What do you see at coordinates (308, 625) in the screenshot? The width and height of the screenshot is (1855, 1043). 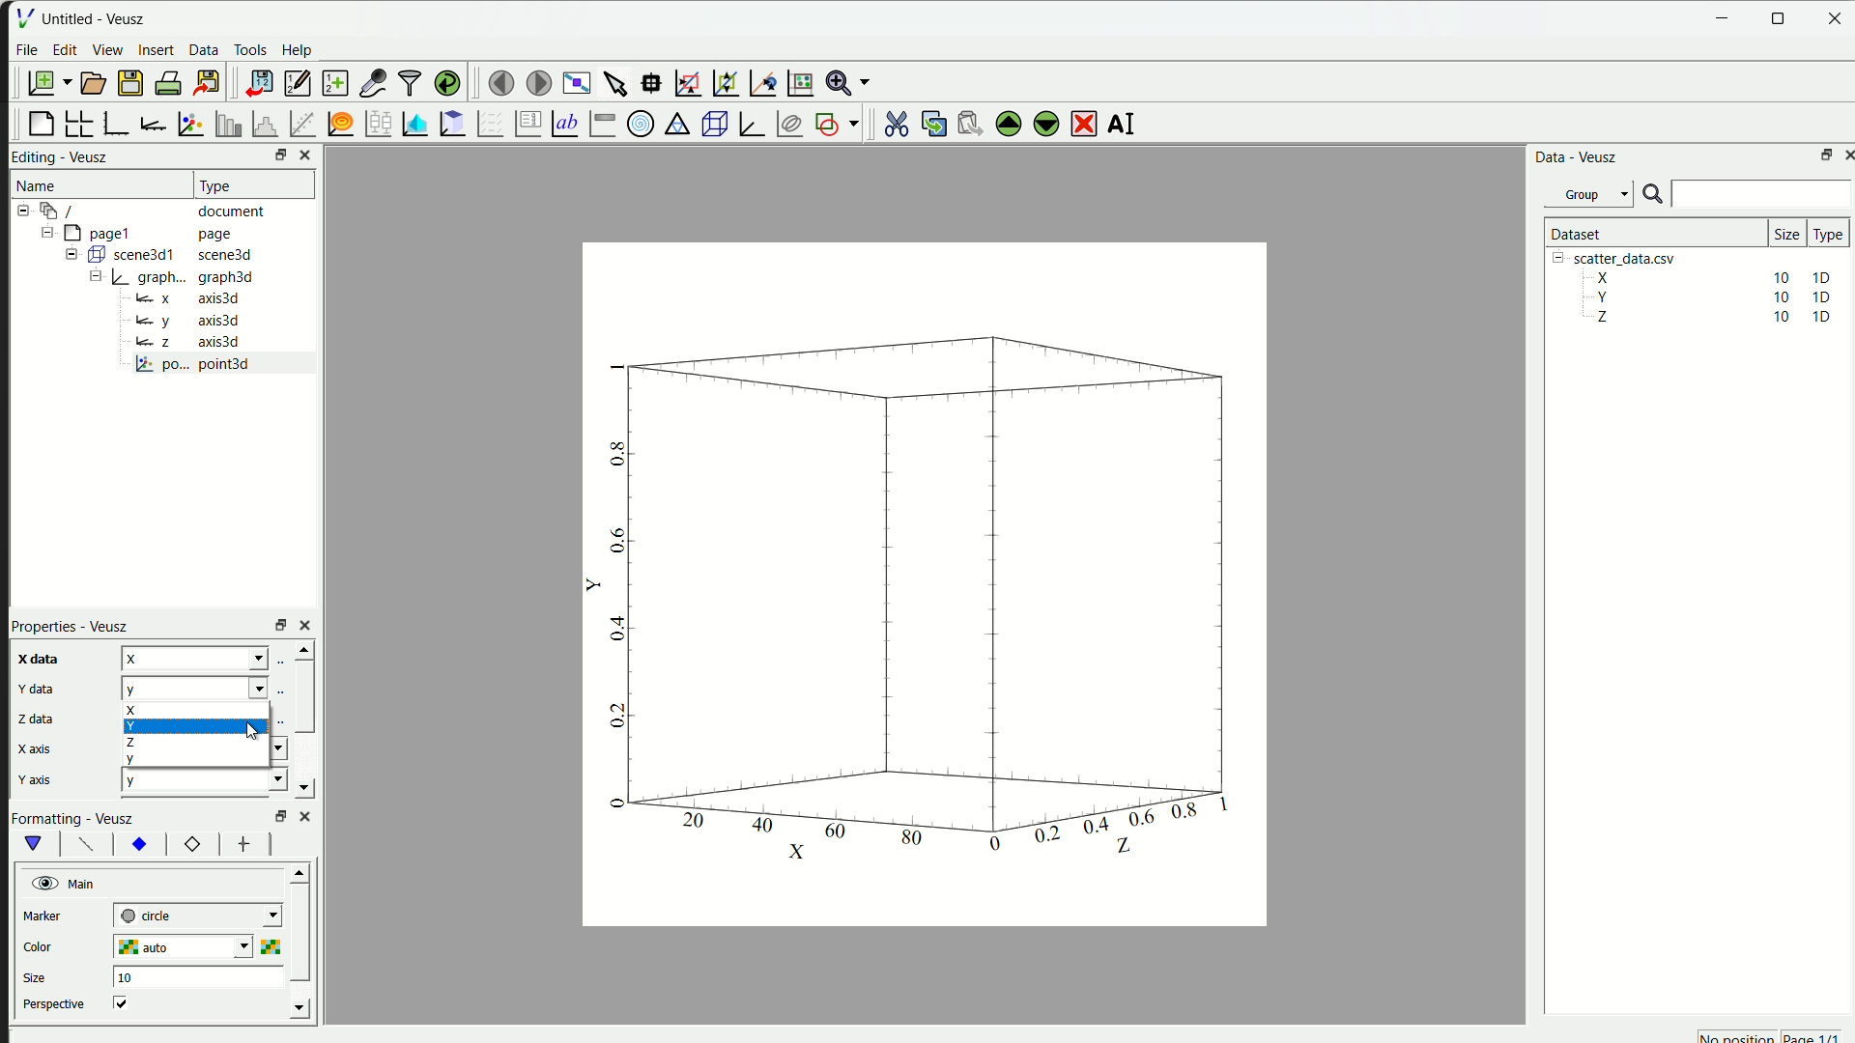 I see `close` at bounding box center [308, 625].